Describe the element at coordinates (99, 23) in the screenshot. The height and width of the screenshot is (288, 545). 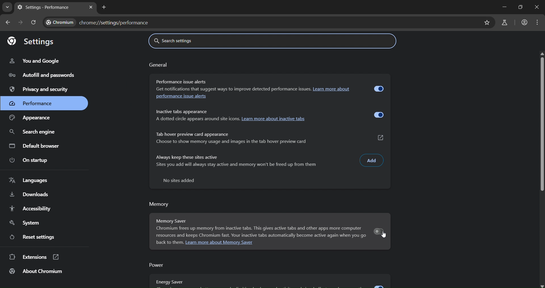
I see `chrome://settings/performance` at that location.